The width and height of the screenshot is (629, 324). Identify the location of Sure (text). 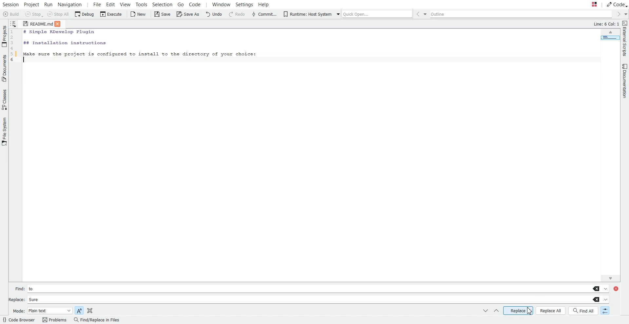
(33, 299).